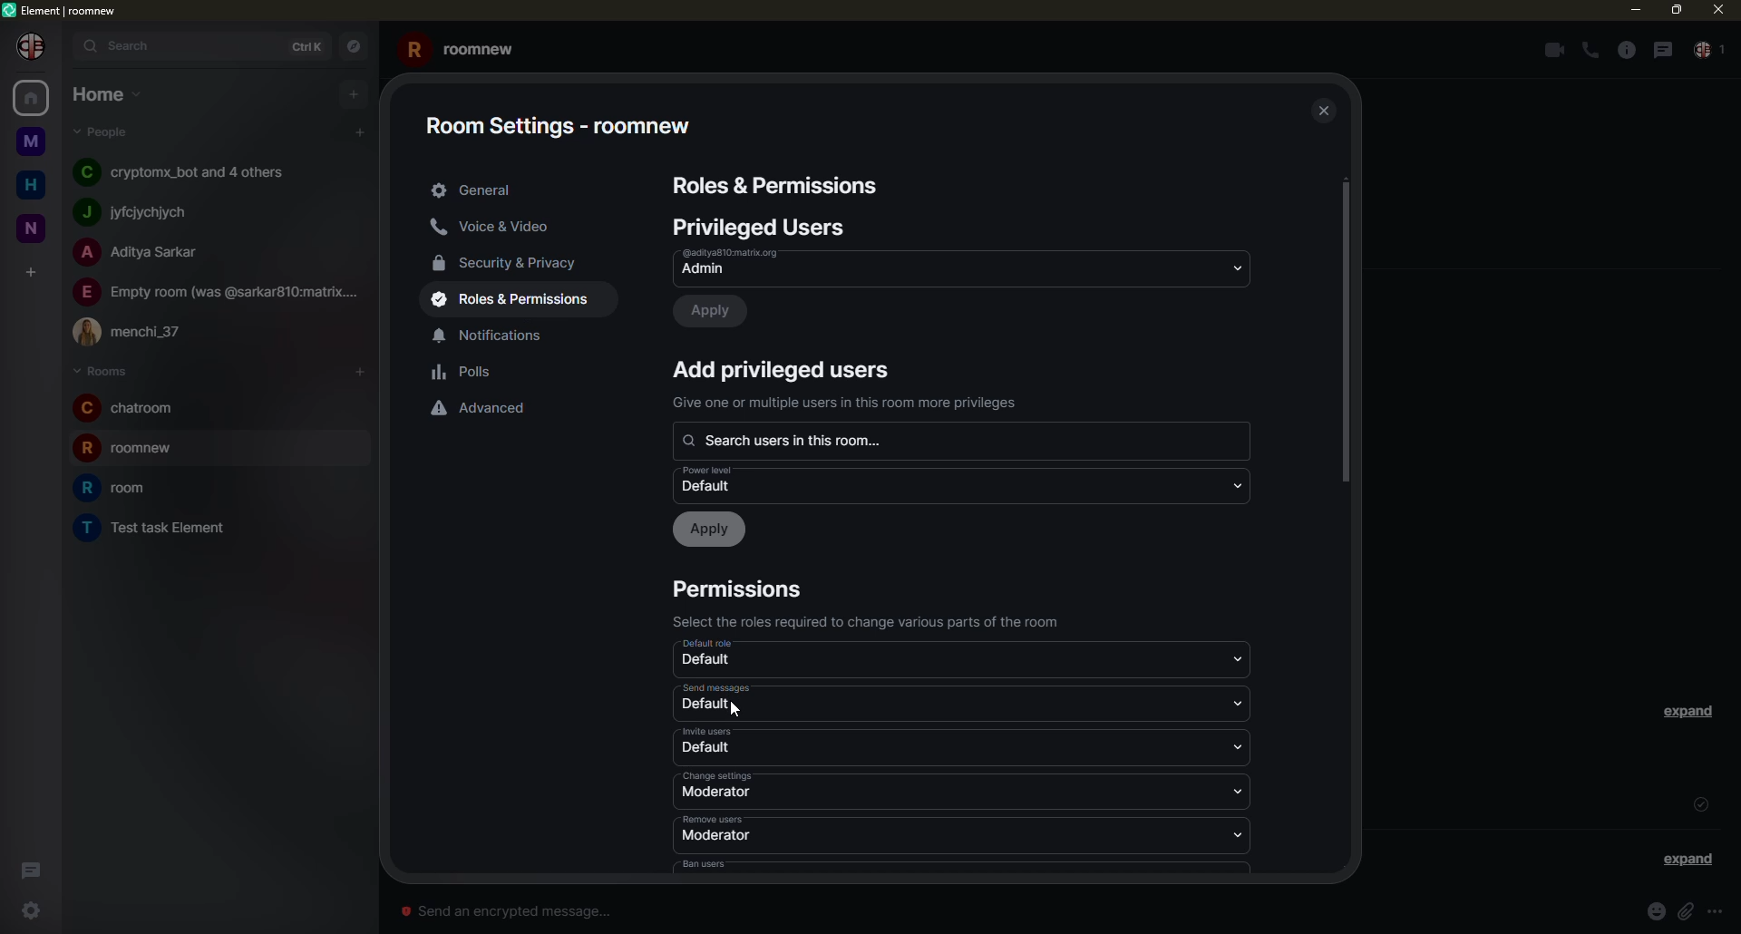 This screenshot has width=1741, height=934. Describe the element at coordinates (497, 228) in the screenshot. I see `voice` at that location.